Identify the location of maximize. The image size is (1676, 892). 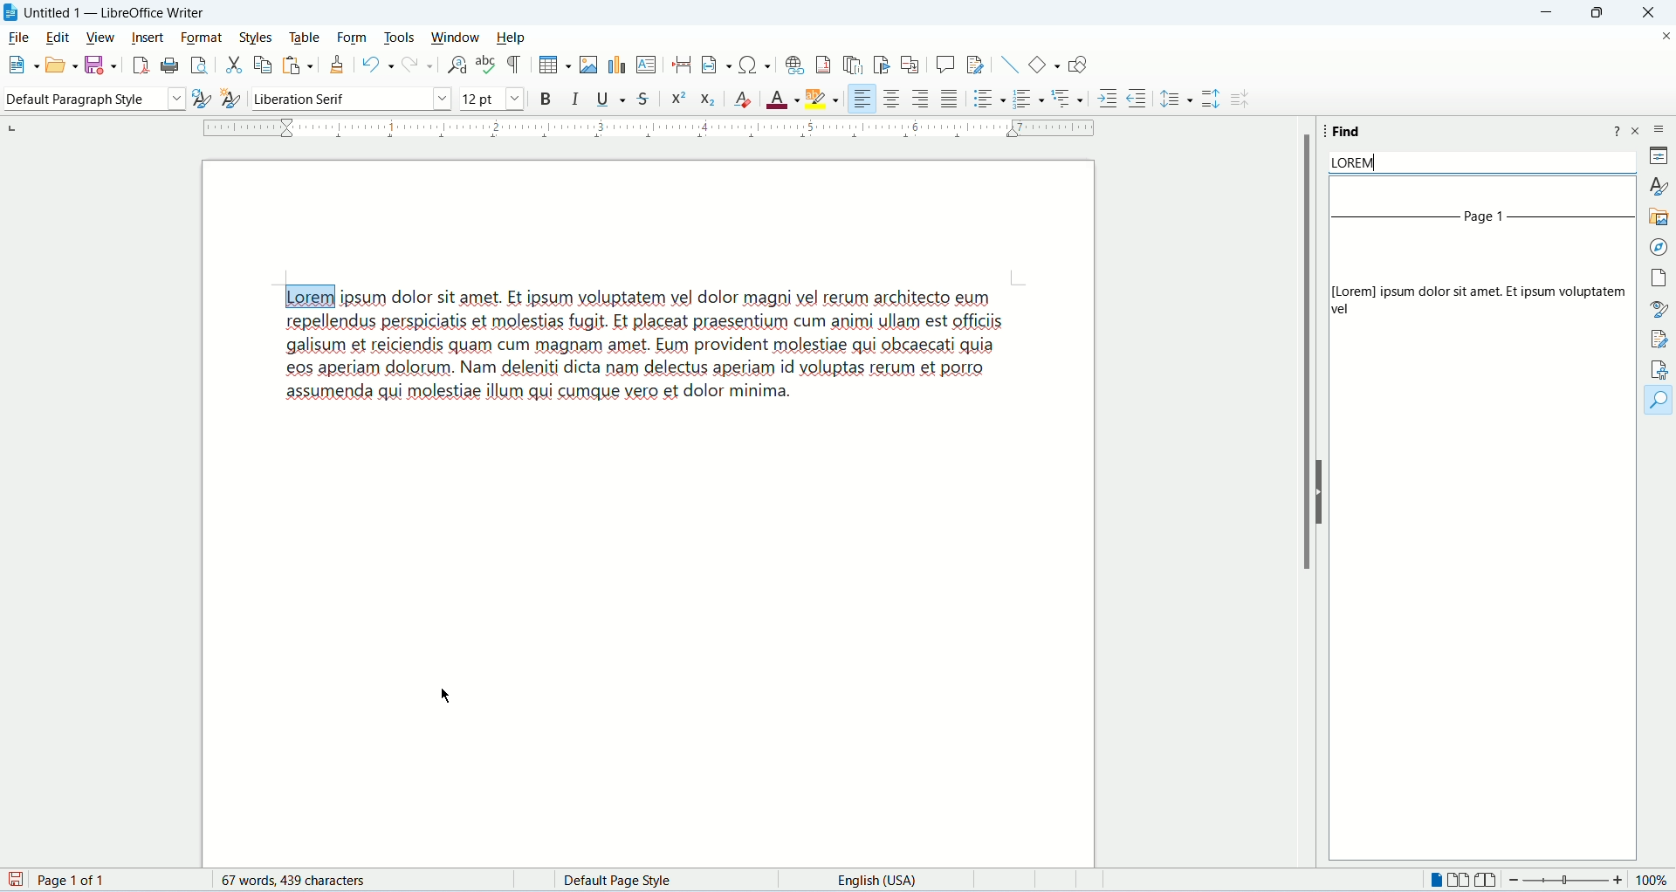
(1598, 16).